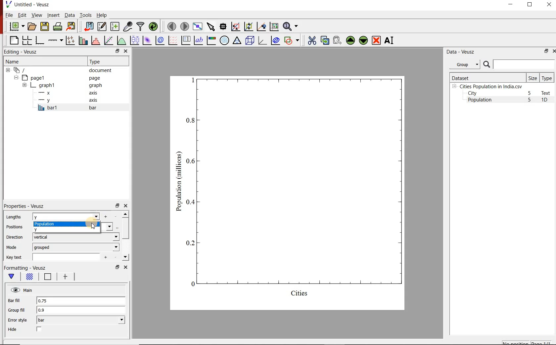 Image resolution: width=556 pixels, height=345 pixels. I want to click on bar1, so click(74, 108).